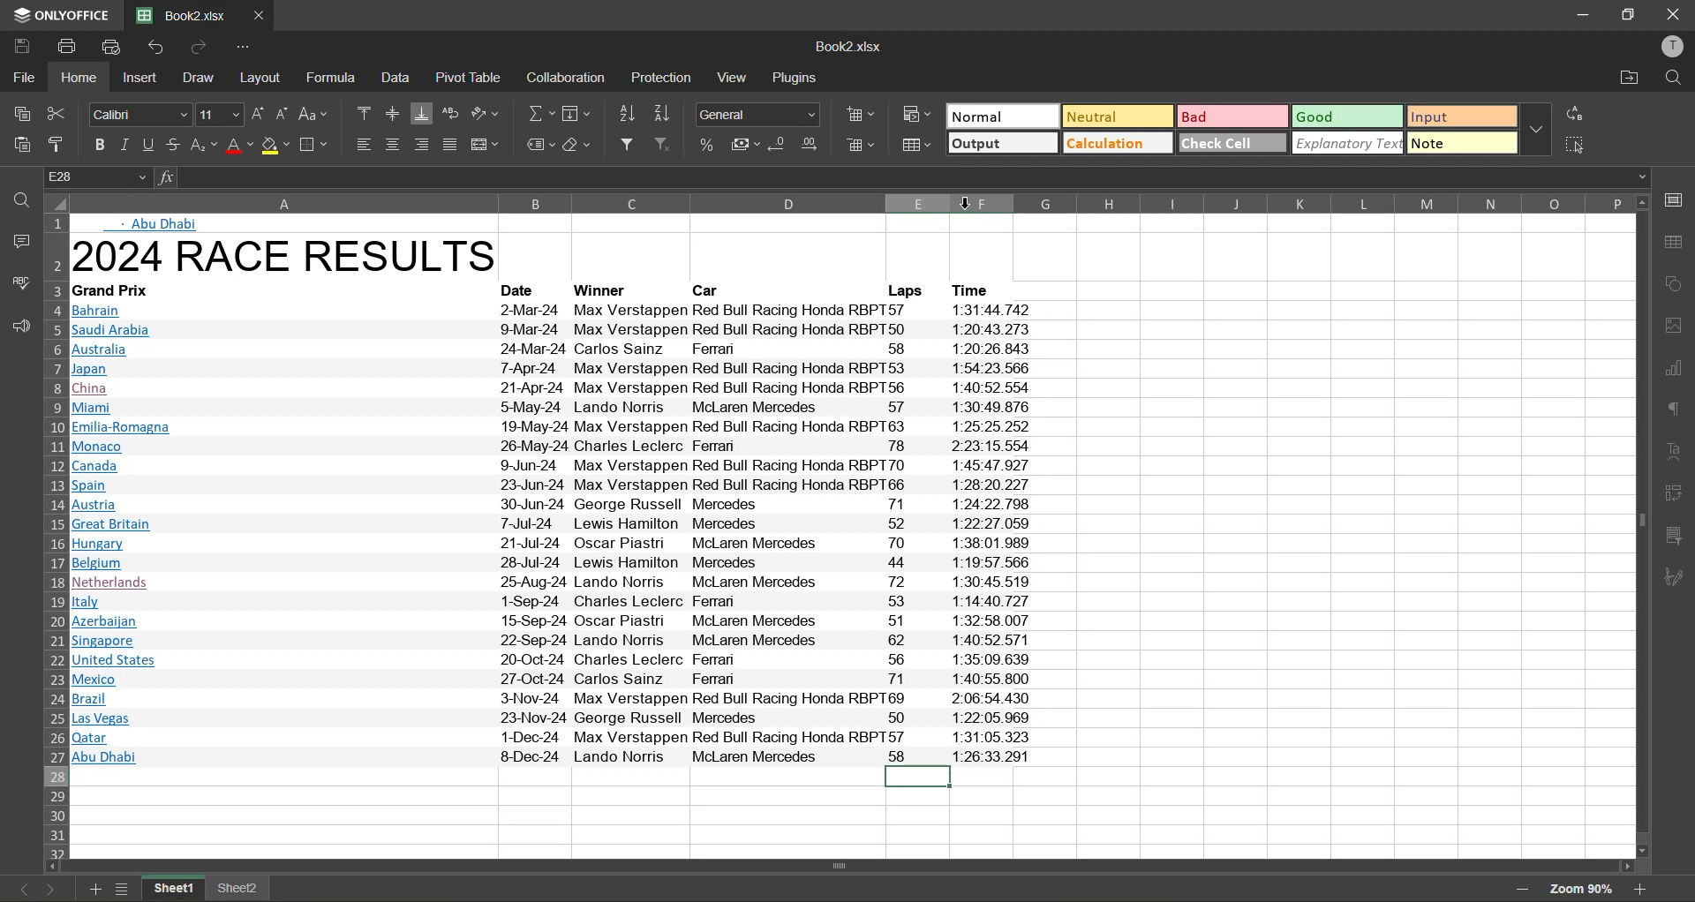  Describe the element at coordinates (96, 889) in the screenshot. I see `add sheet` at that location.